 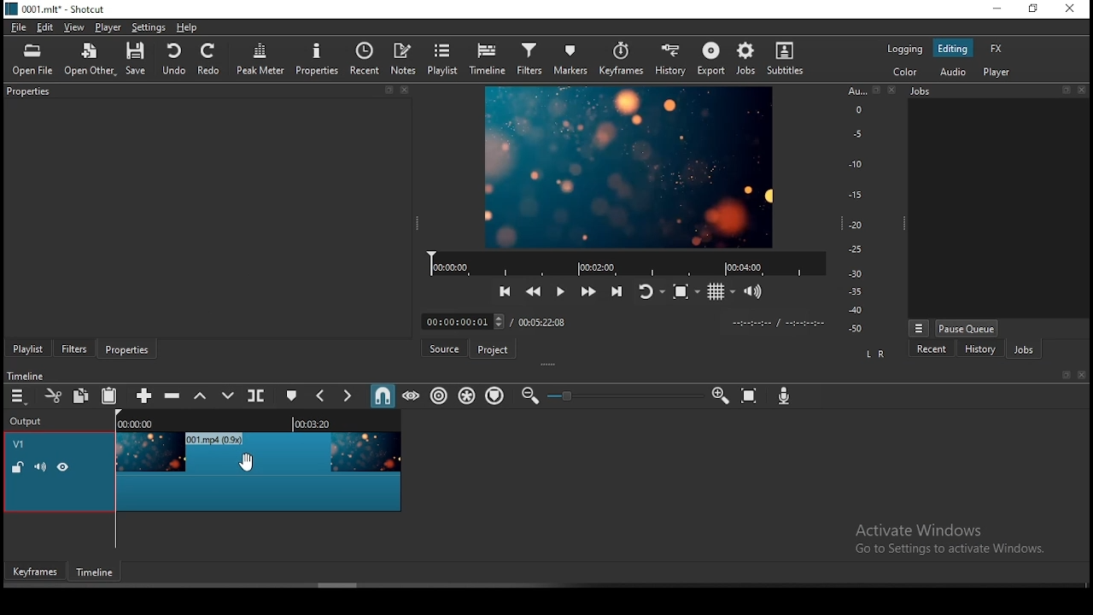 I want to click on minimize, so click(x=1000, y=9).